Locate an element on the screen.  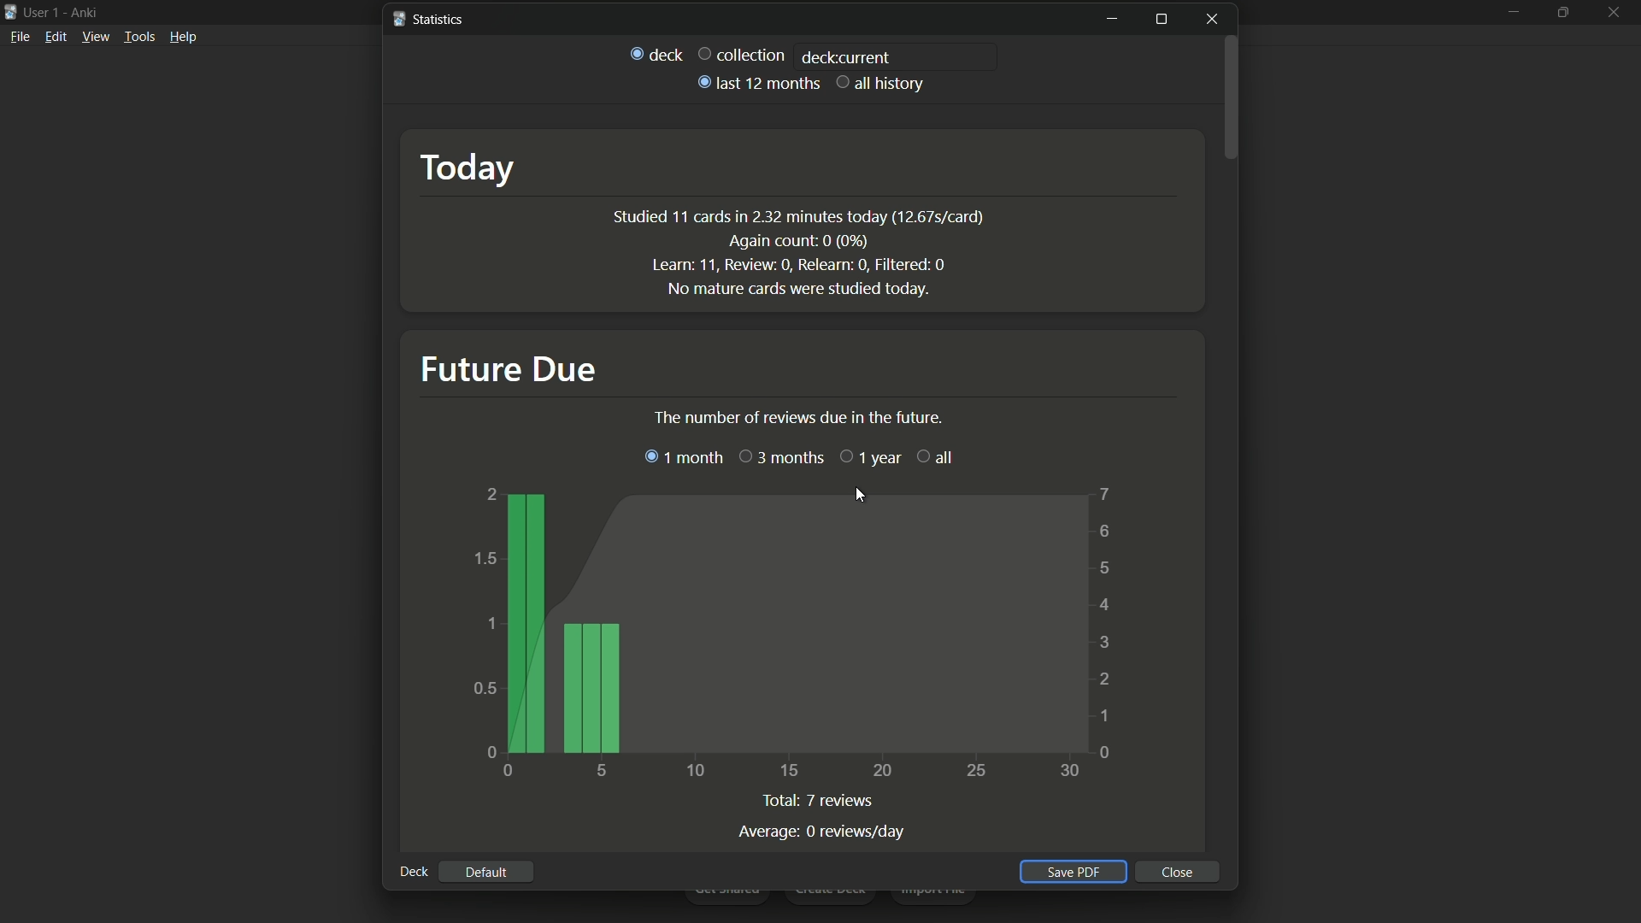
close window is located at coordinates (1215, 19).